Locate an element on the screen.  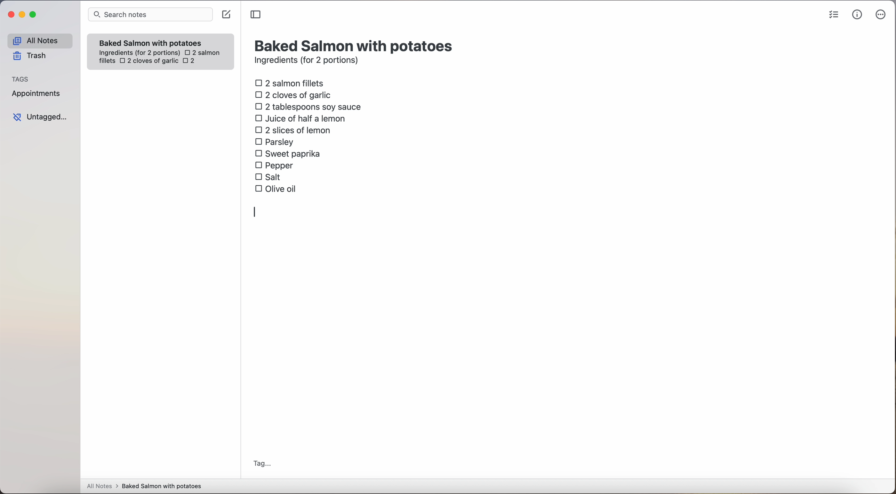
enter is located at coordinates (257, 213).